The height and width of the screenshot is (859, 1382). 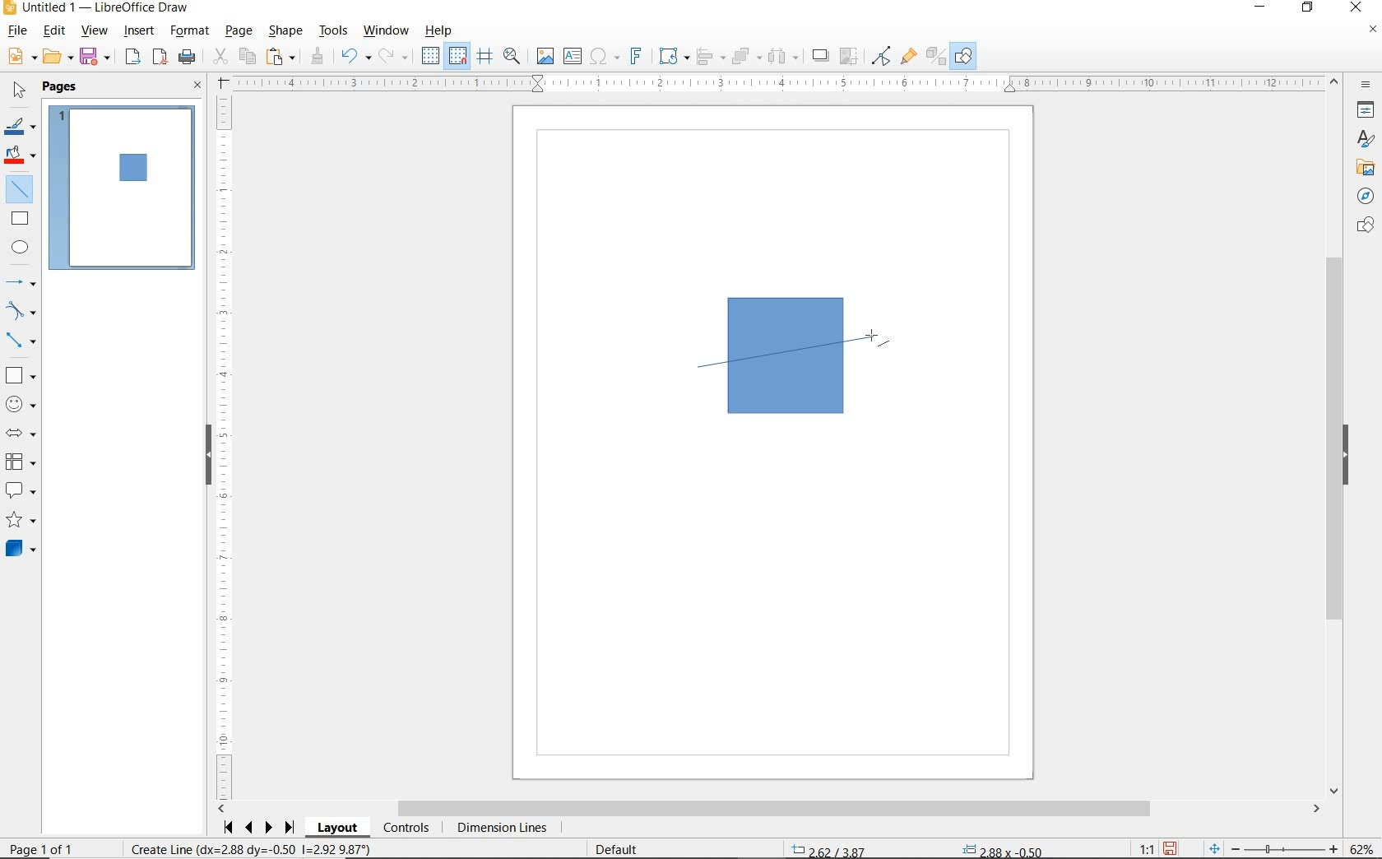 I want to click on PRINT, so click(x=188, y=59).